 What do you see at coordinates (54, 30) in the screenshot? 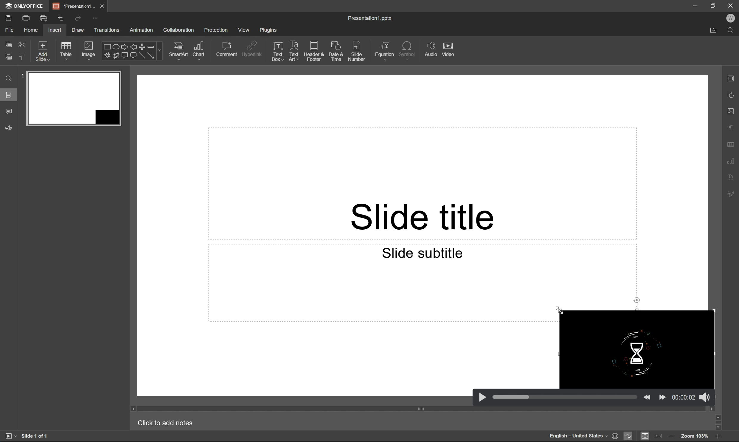
I see `insert` at bounding box center [54, 30].